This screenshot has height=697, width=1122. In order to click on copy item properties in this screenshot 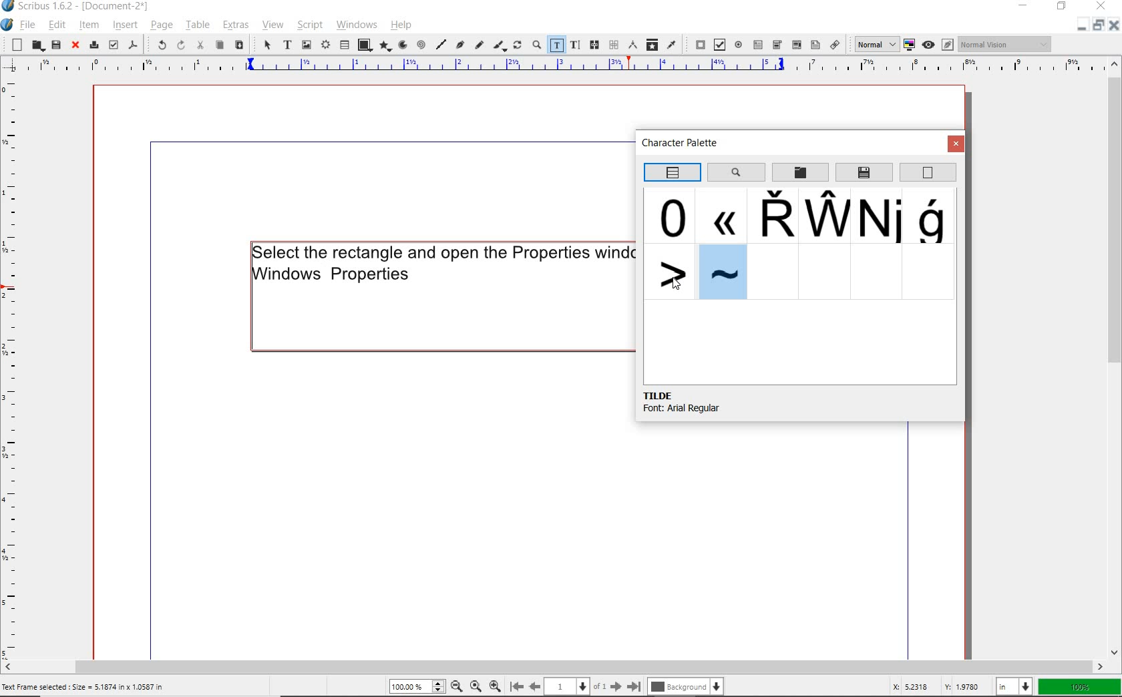, I will do `click(652, 44)`.